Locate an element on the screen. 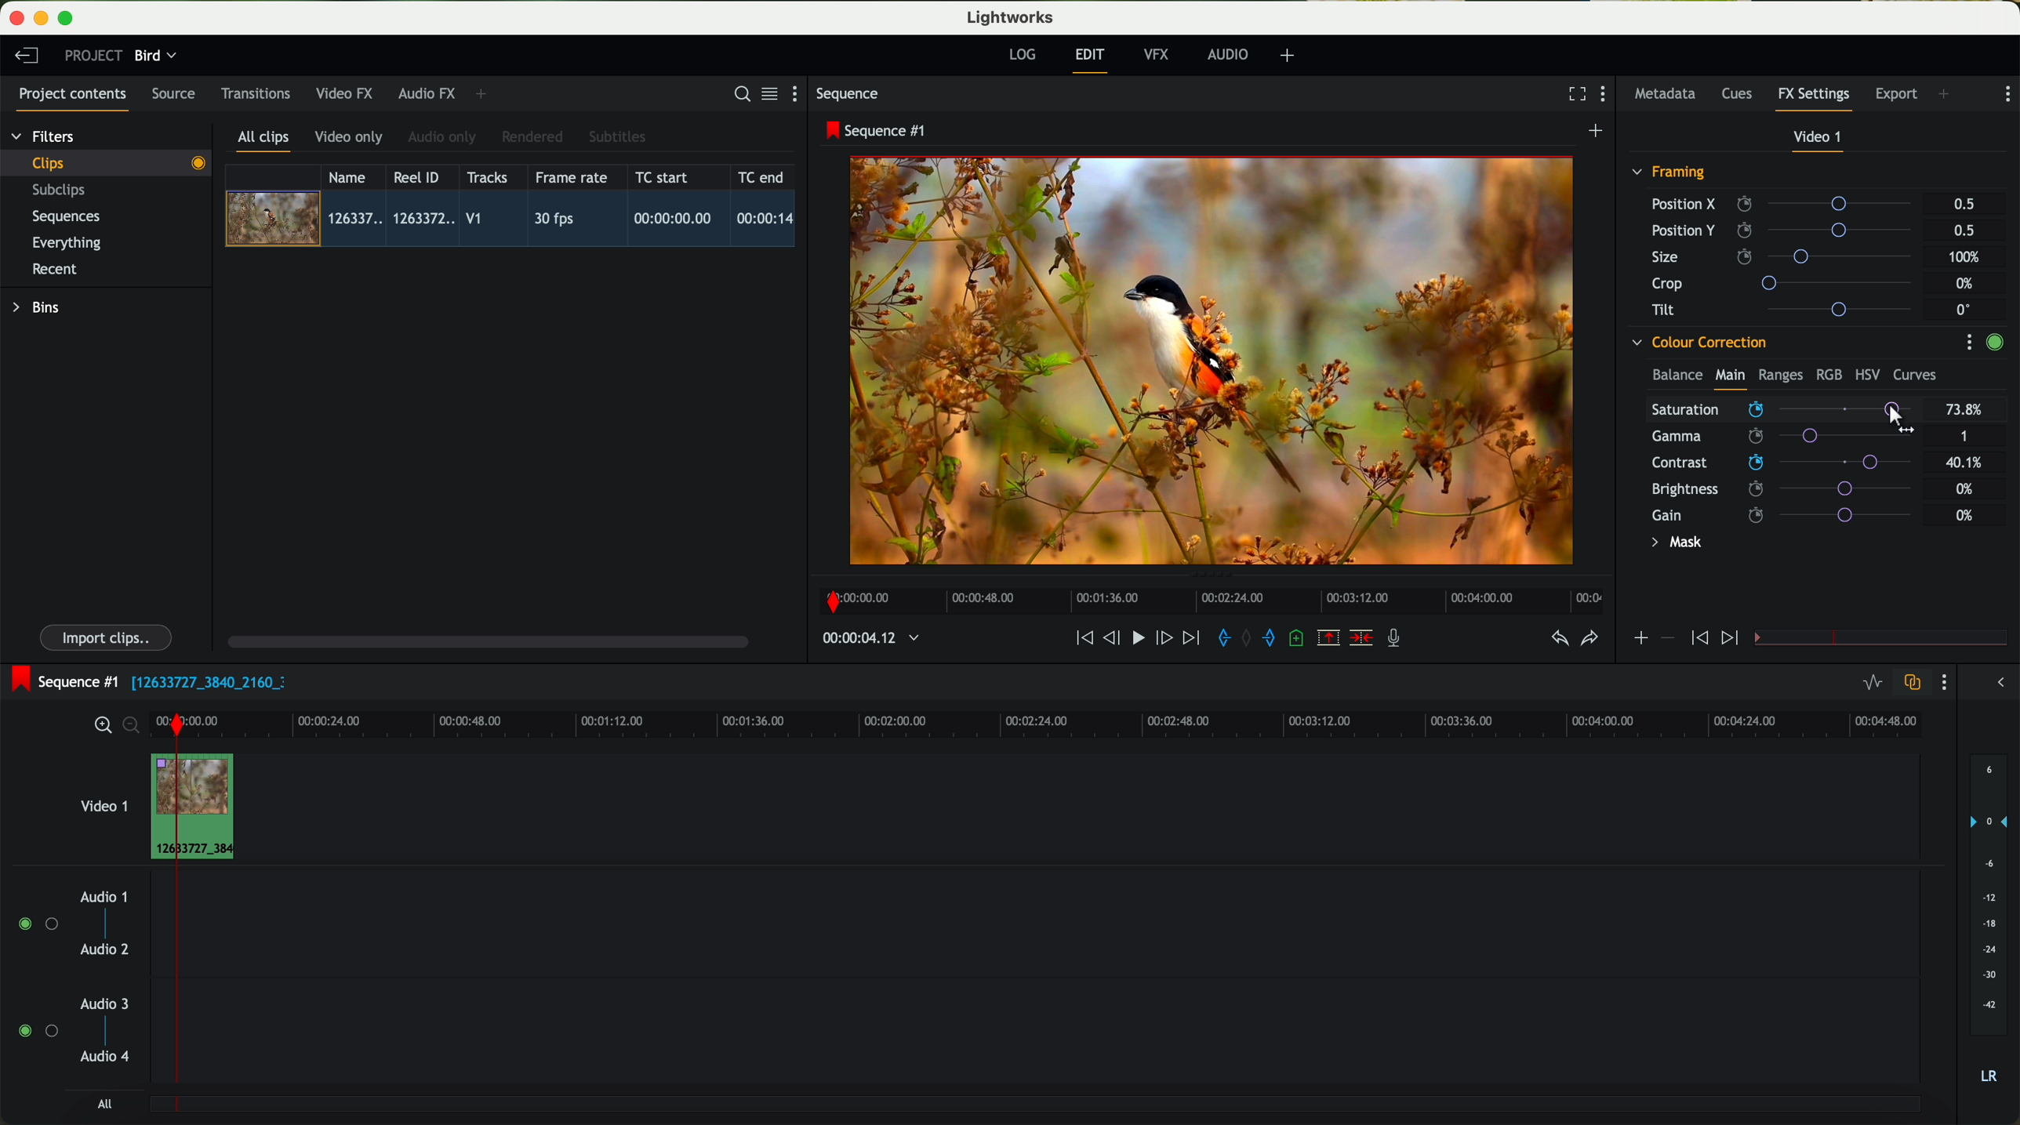  leave is located at coordinates (26, 56).